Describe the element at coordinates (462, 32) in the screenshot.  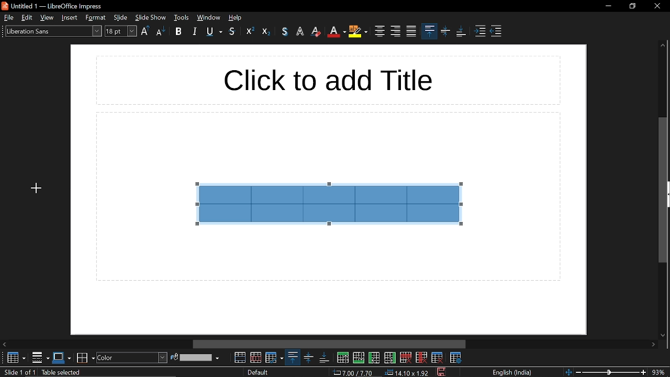
I see `align bottom` at that location.